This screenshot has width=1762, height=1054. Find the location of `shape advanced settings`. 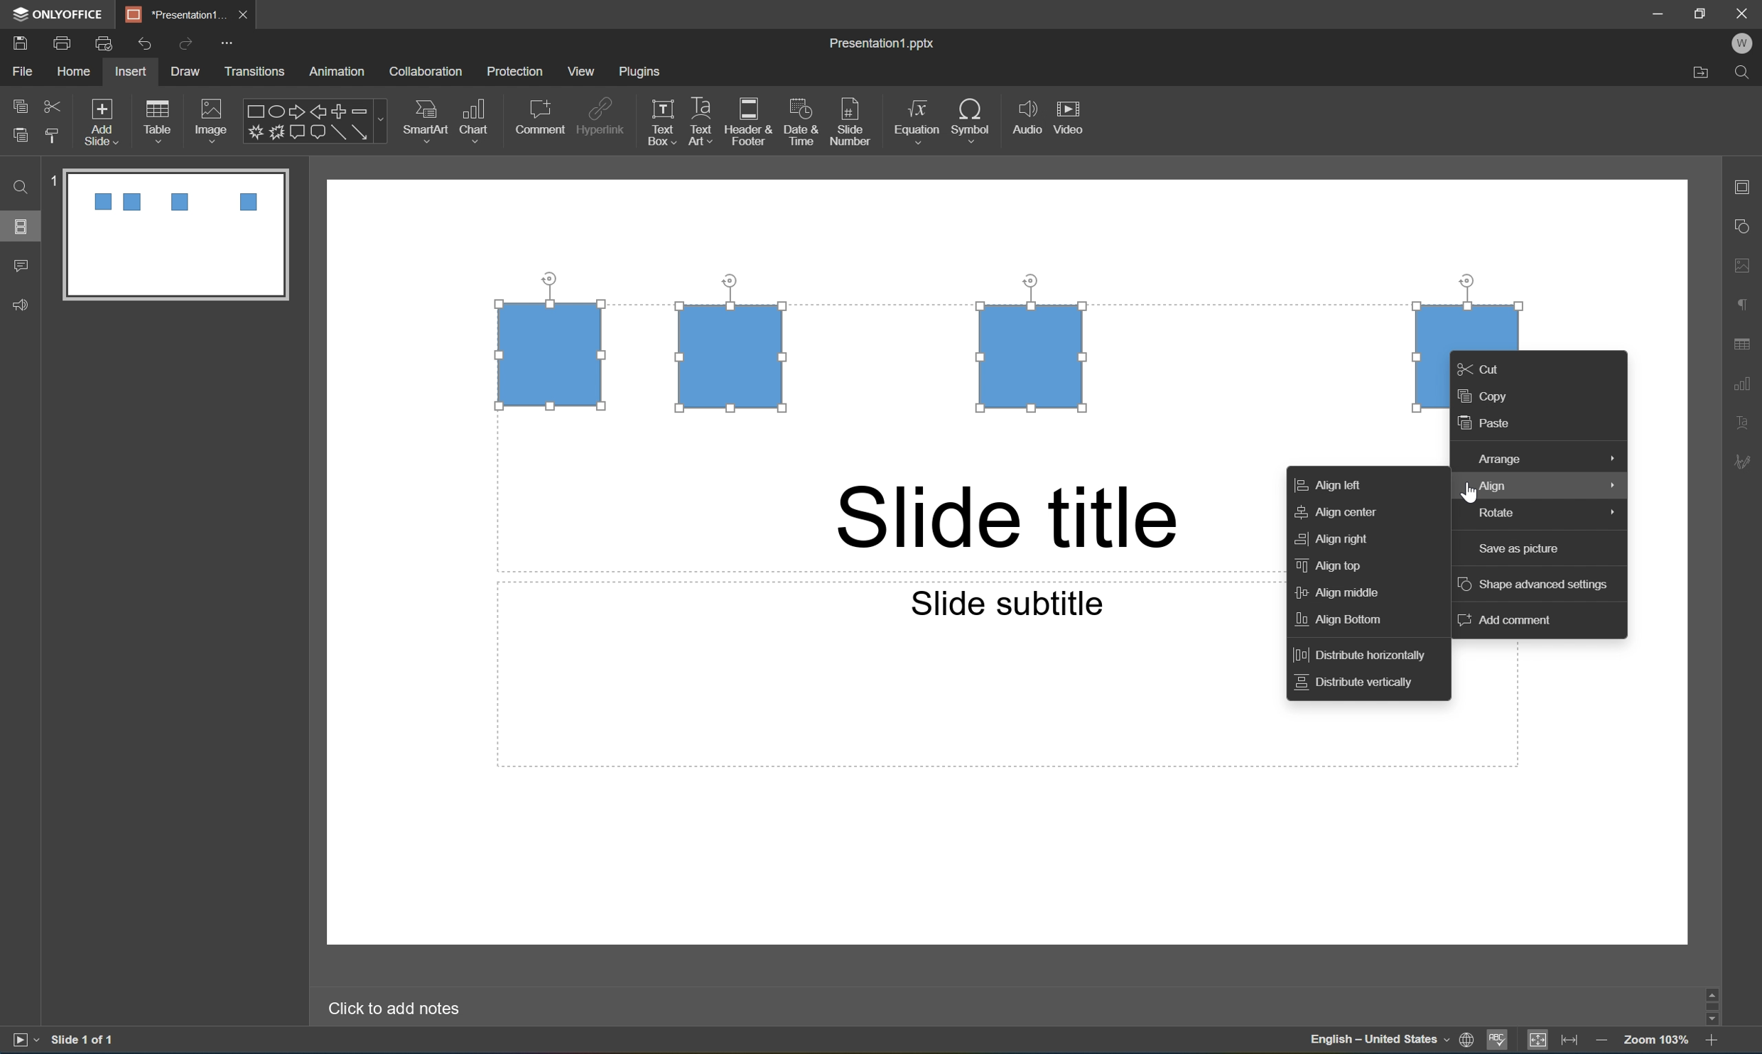

shape advanced settings is located at coordinates (1536, 585).